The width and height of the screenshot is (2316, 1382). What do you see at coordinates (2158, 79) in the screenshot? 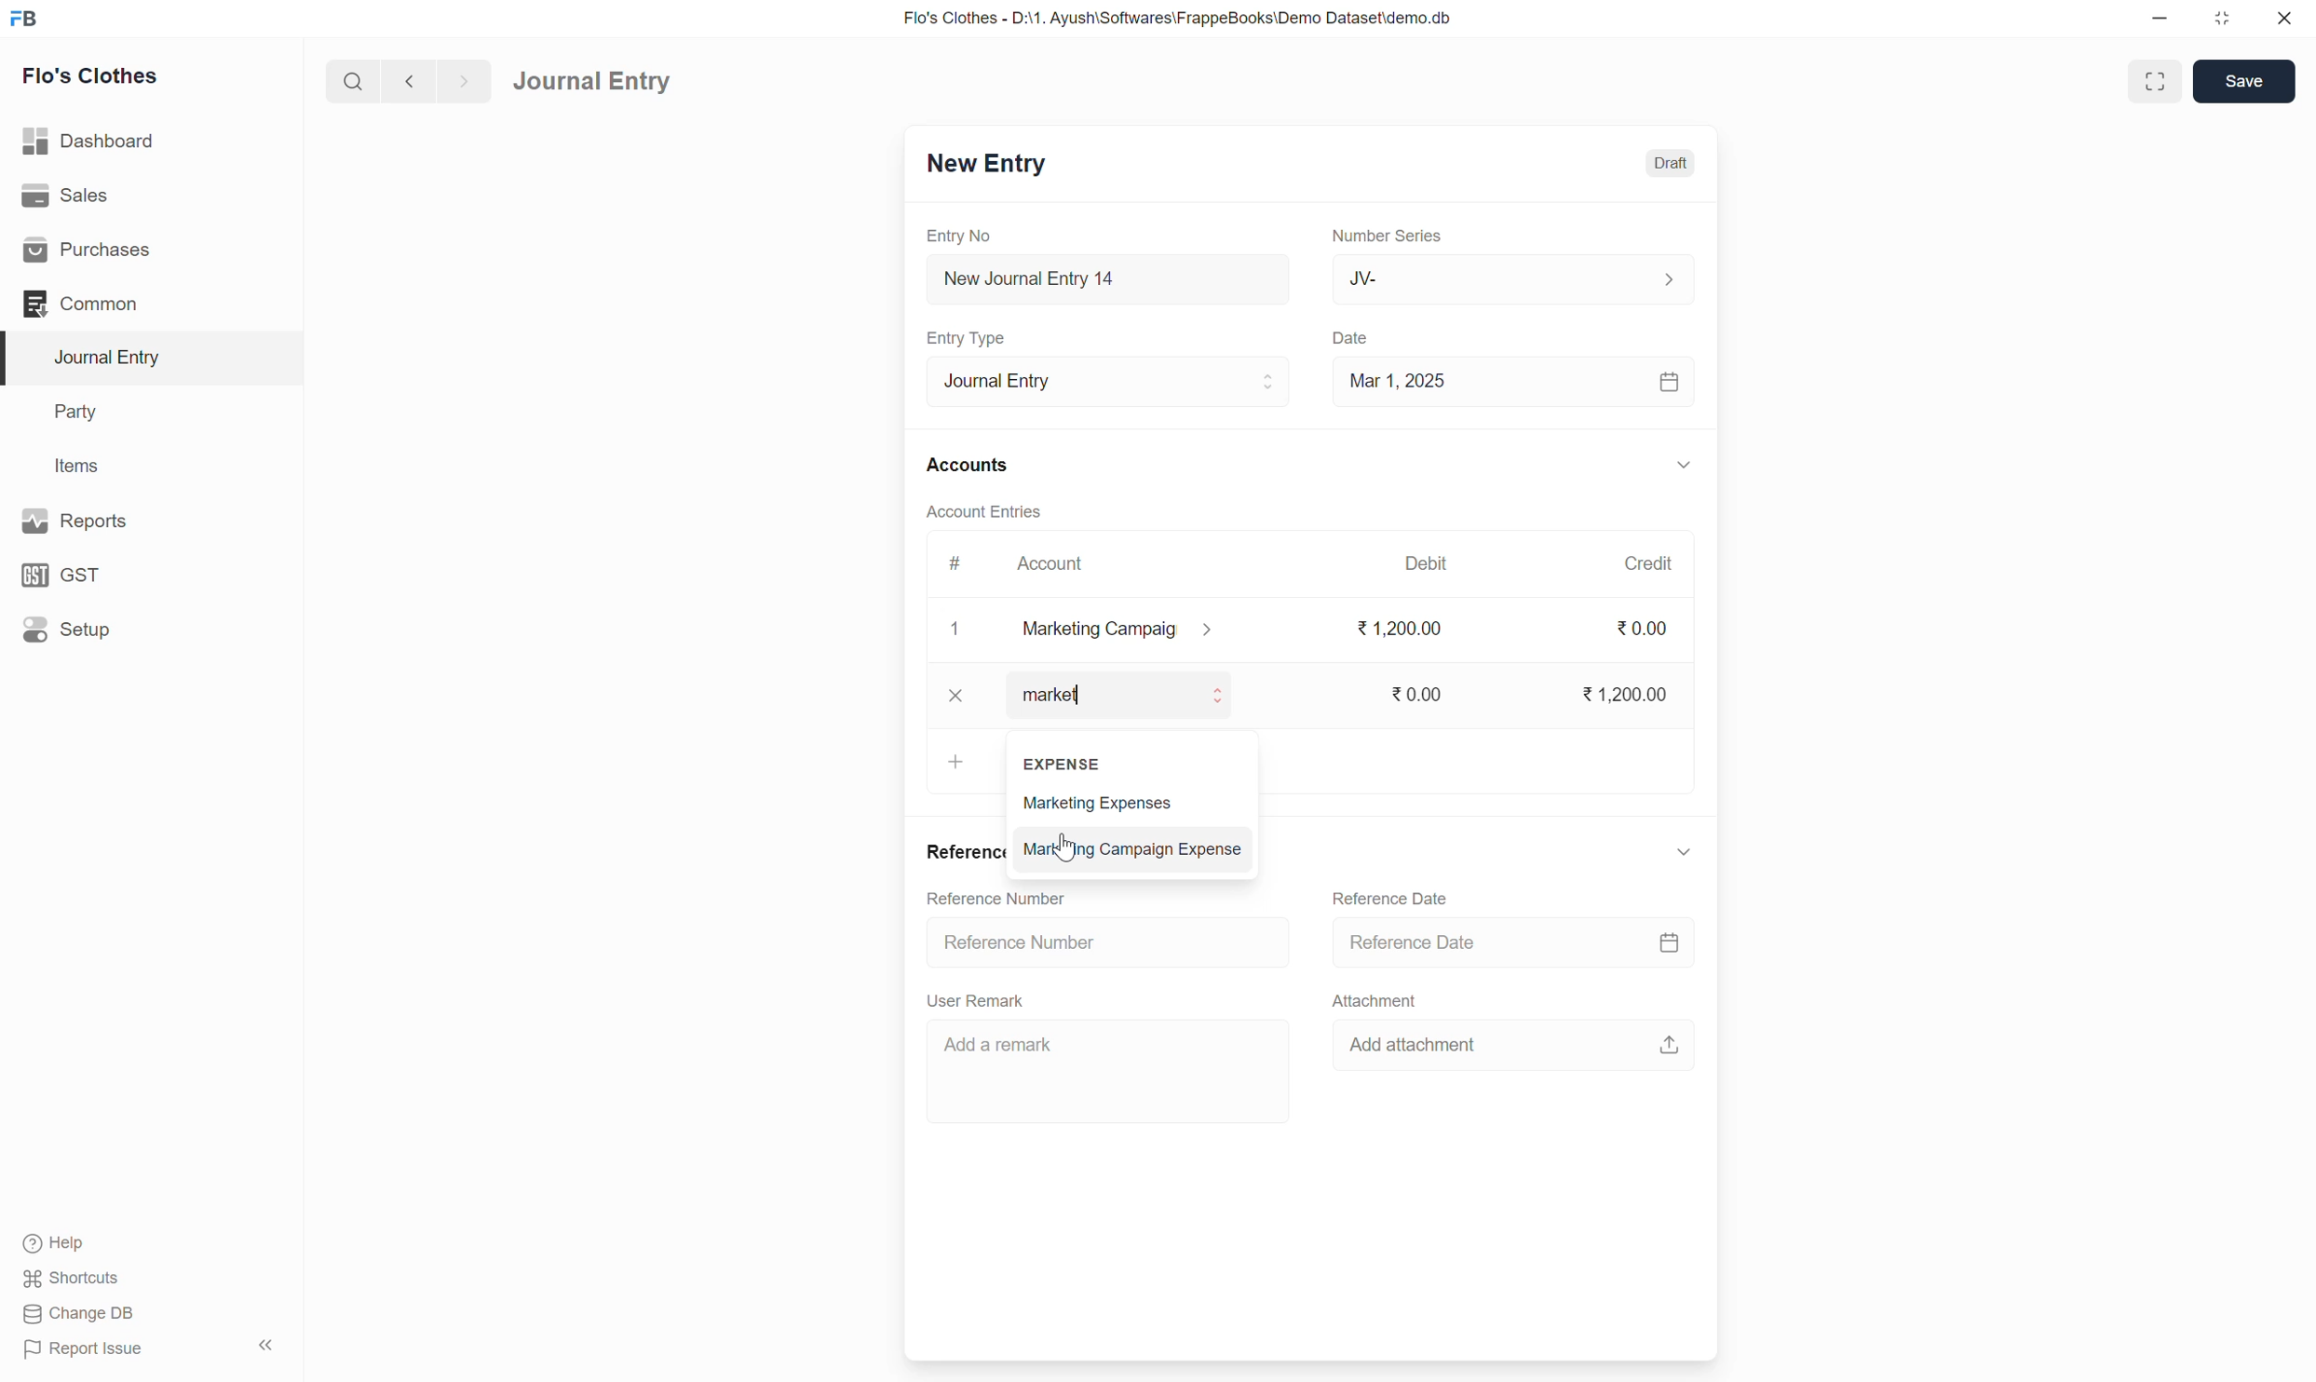
I see `enlarge` at bounding box center [2158, 79].